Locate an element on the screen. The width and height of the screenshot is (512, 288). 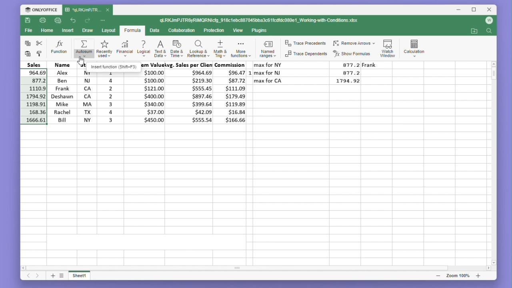
zoom in is located at coordinates (478, 276).